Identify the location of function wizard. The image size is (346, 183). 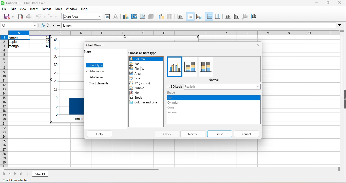
(42, 26).